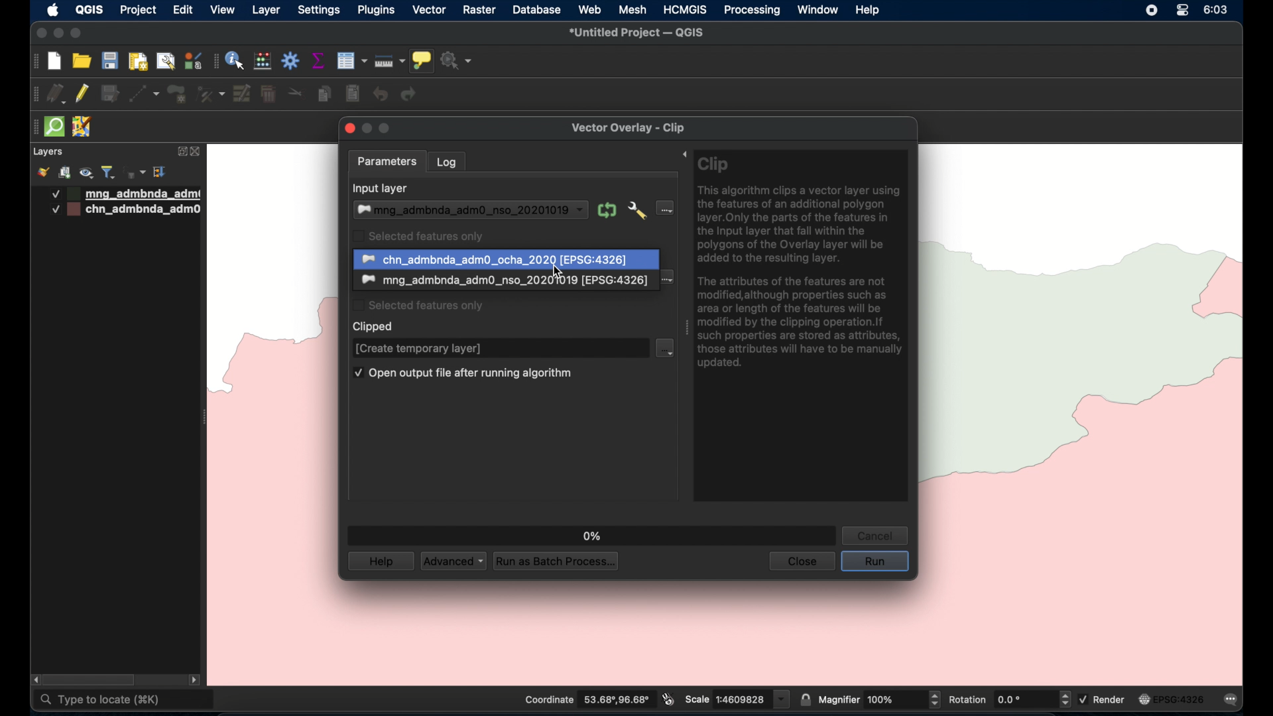 The width and height of the screenshot is (1273, 716). I want to click on toggle extents and mouse display position, so click(668, 699).